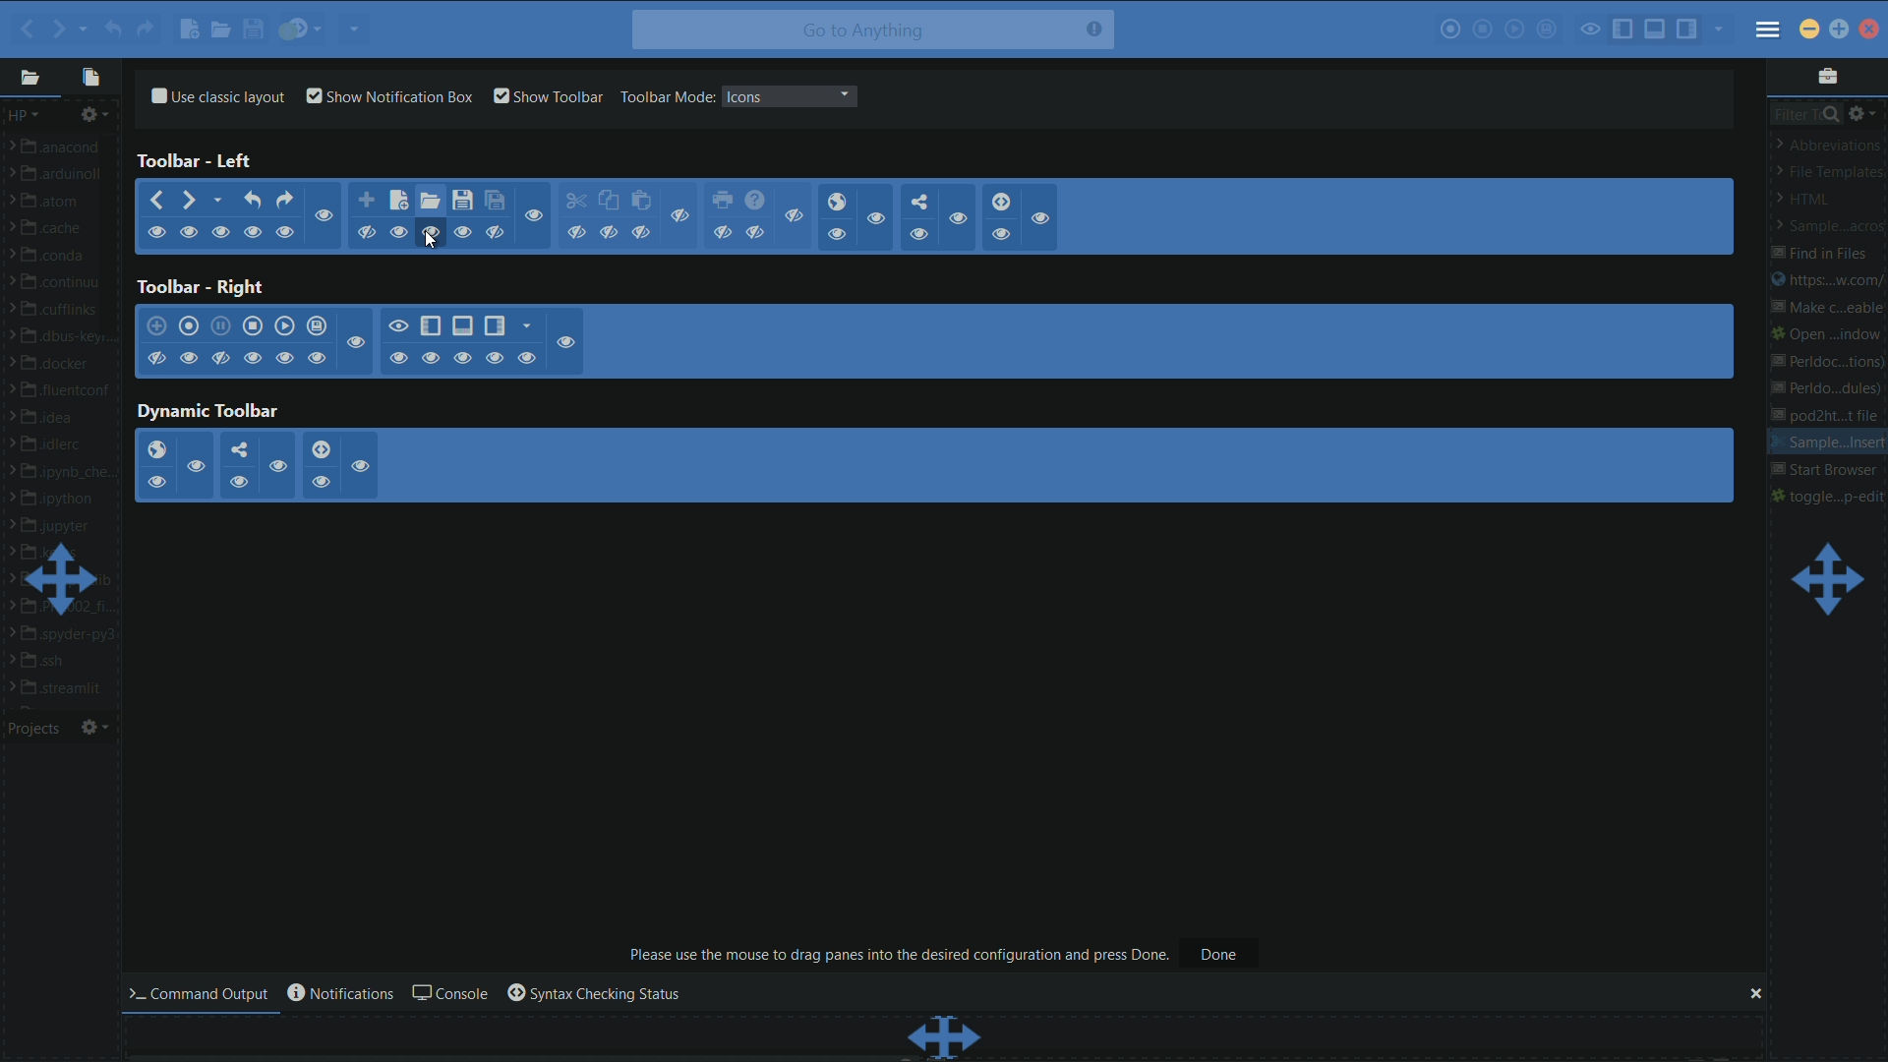 This screenshot has width=1888, height=1062. What do you see at coordinates (429, 231) in the screenshot?
I see `show/hide` at bounding box center [429, 231].